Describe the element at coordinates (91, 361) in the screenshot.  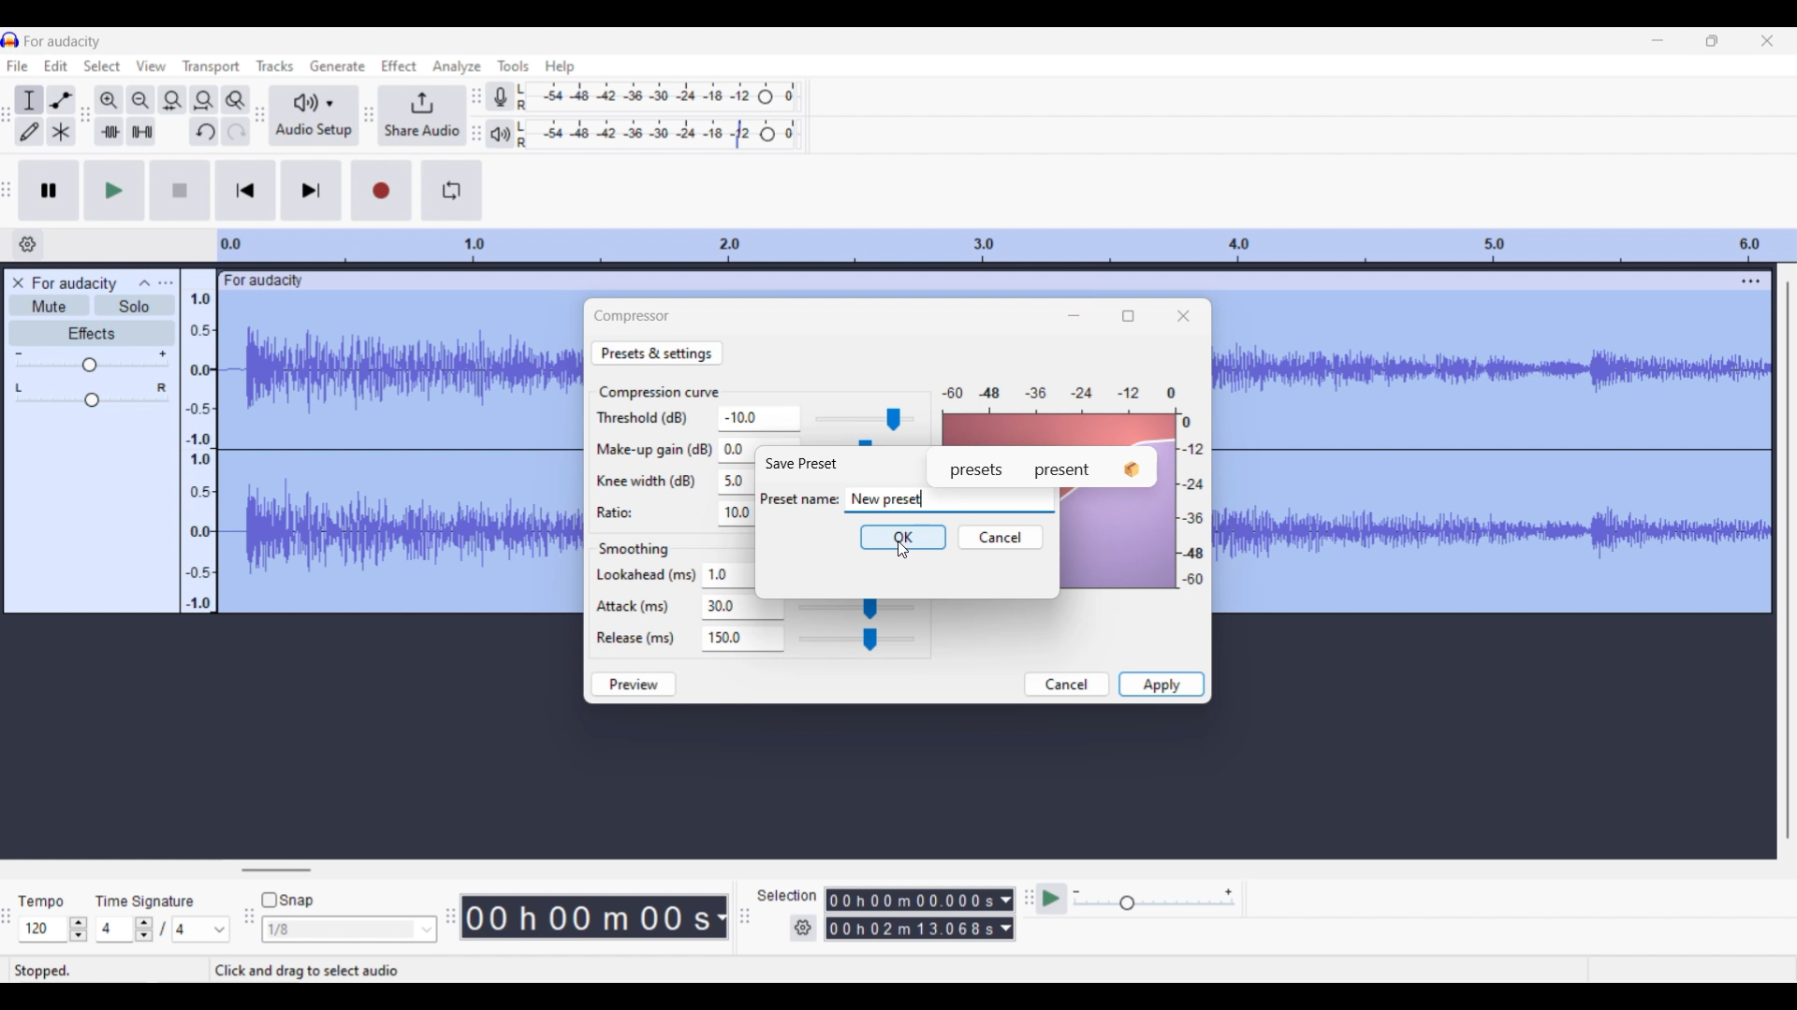
I see `Volume slide` at that location.